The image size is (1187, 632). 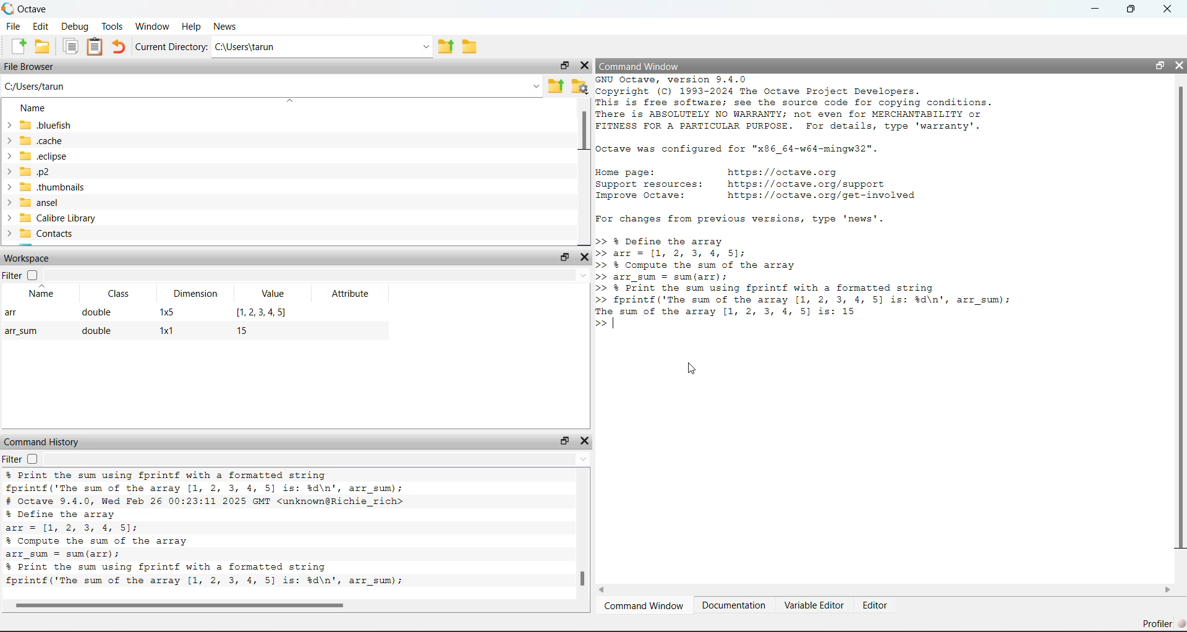 What do you see at coordinates (315, 459) in the screenshot?
I see `drop down` at bounding box center [315, 459].